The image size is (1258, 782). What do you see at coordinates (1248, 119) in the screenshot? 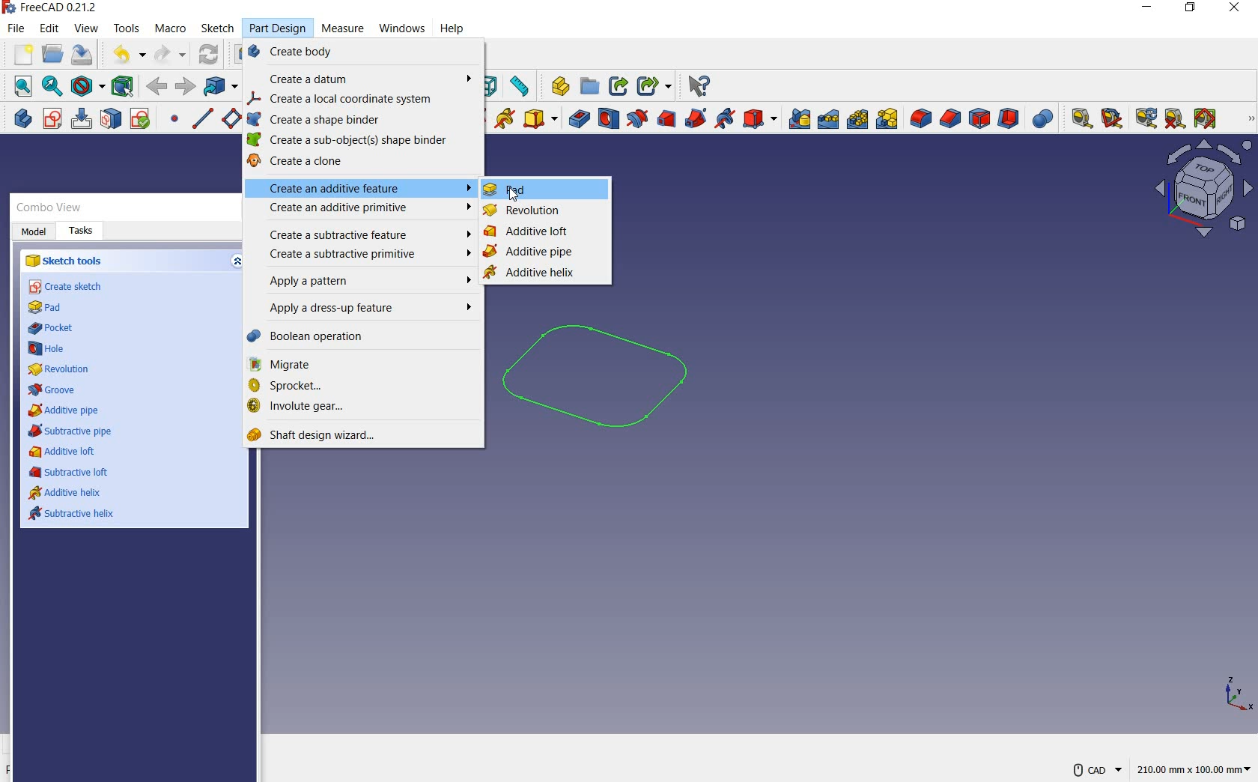
I see `measure` at bounding box center [1248, 119].